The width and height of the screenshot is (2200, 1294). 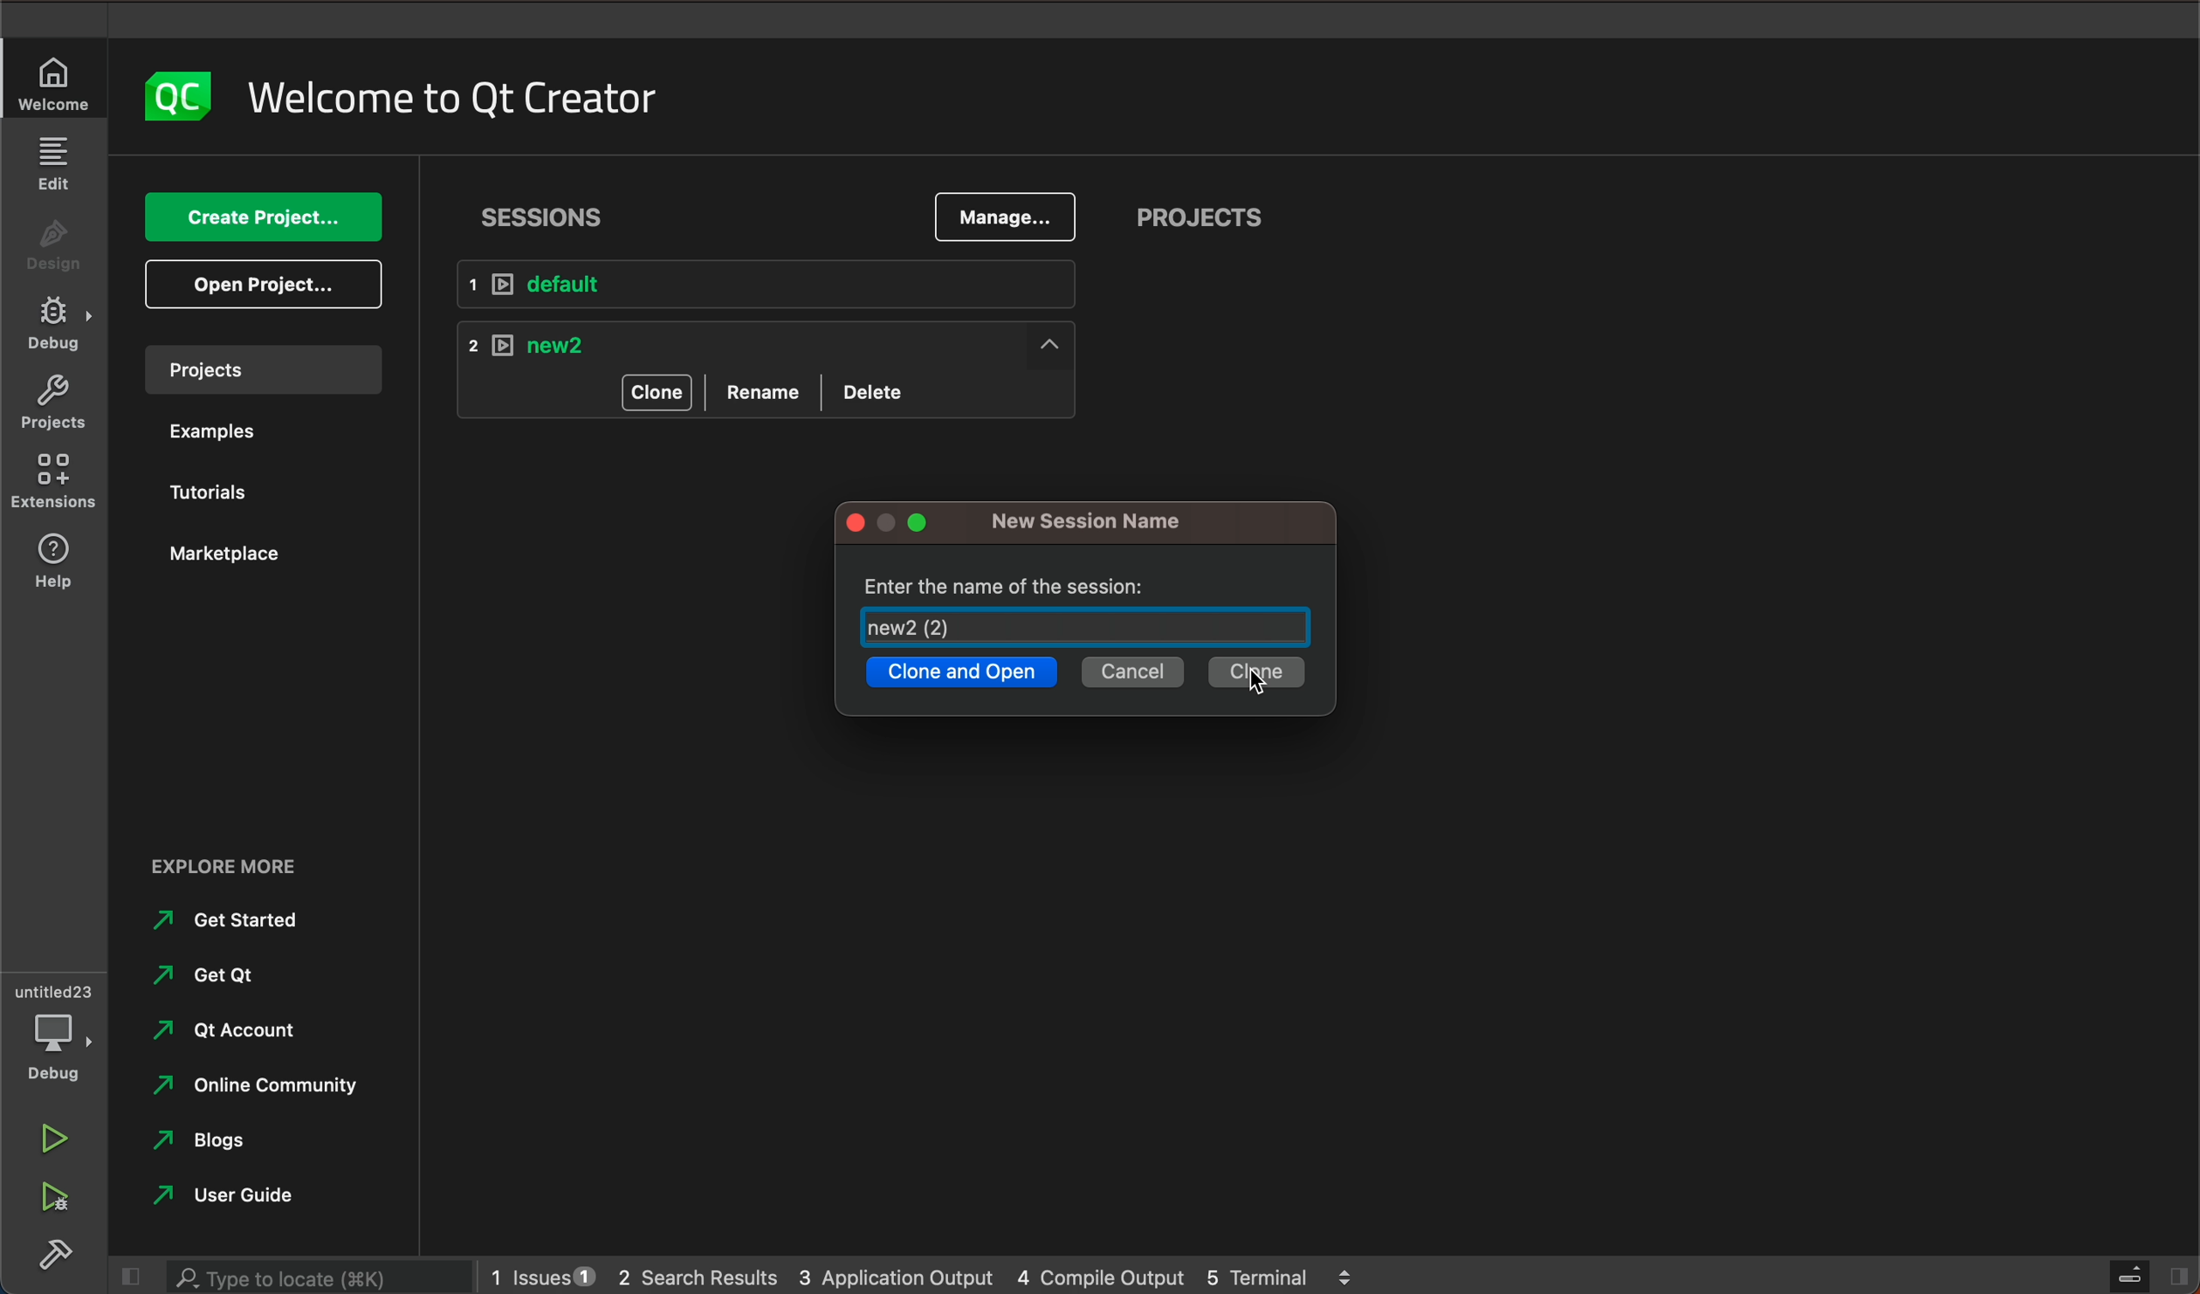 What do you see at coordinates (764, 282) in the screenshot?
I see `default` at bounding box center [764, 282].